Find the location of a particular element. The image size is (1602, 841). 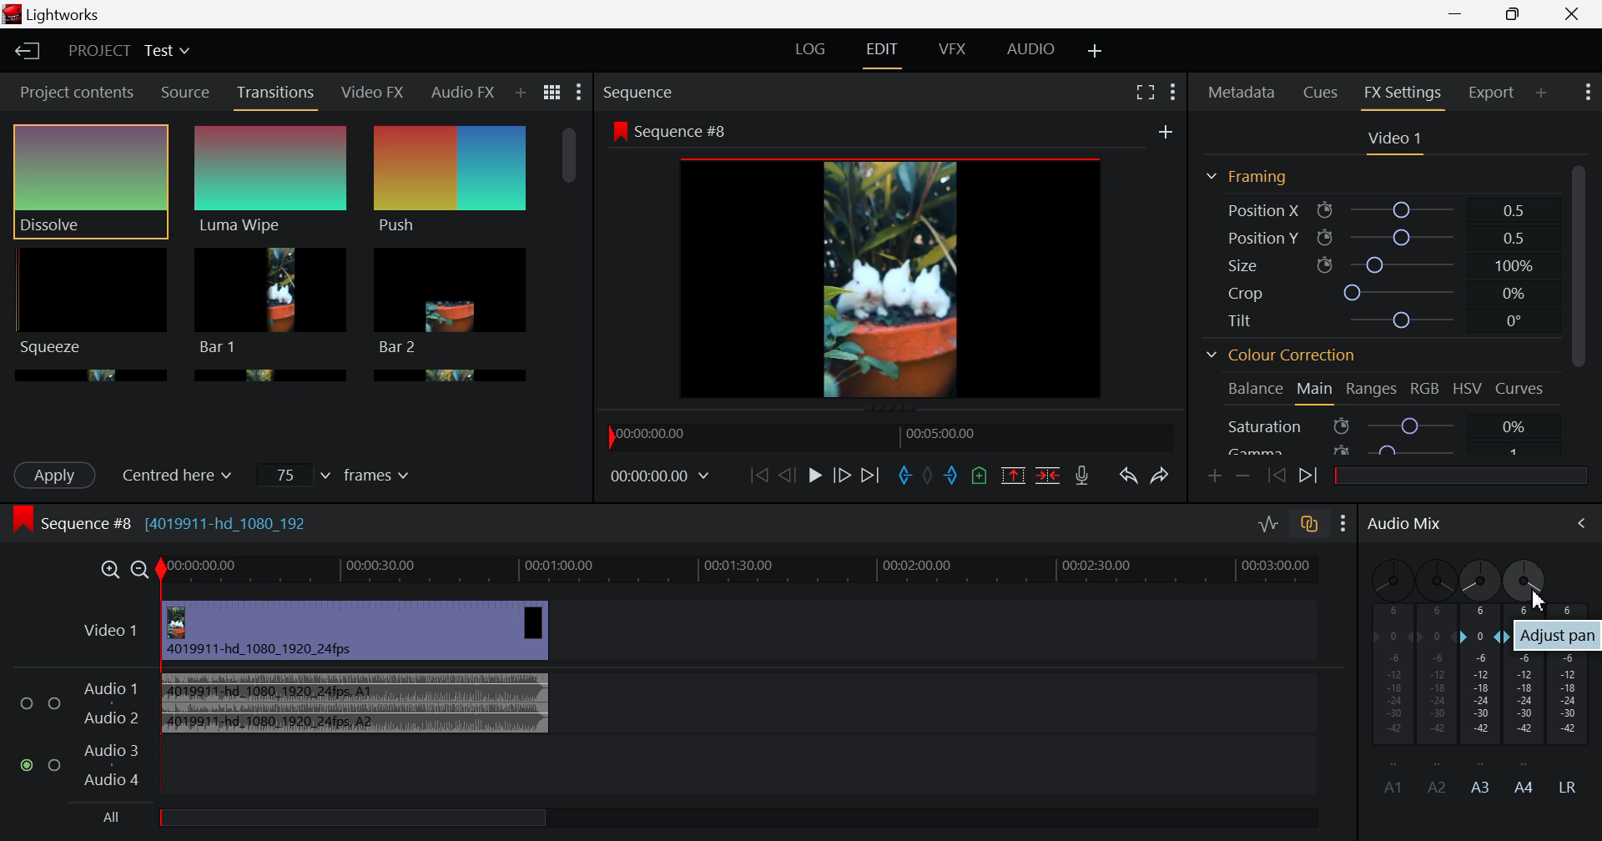

Remove marked section is located at coordinates (1013, 473).